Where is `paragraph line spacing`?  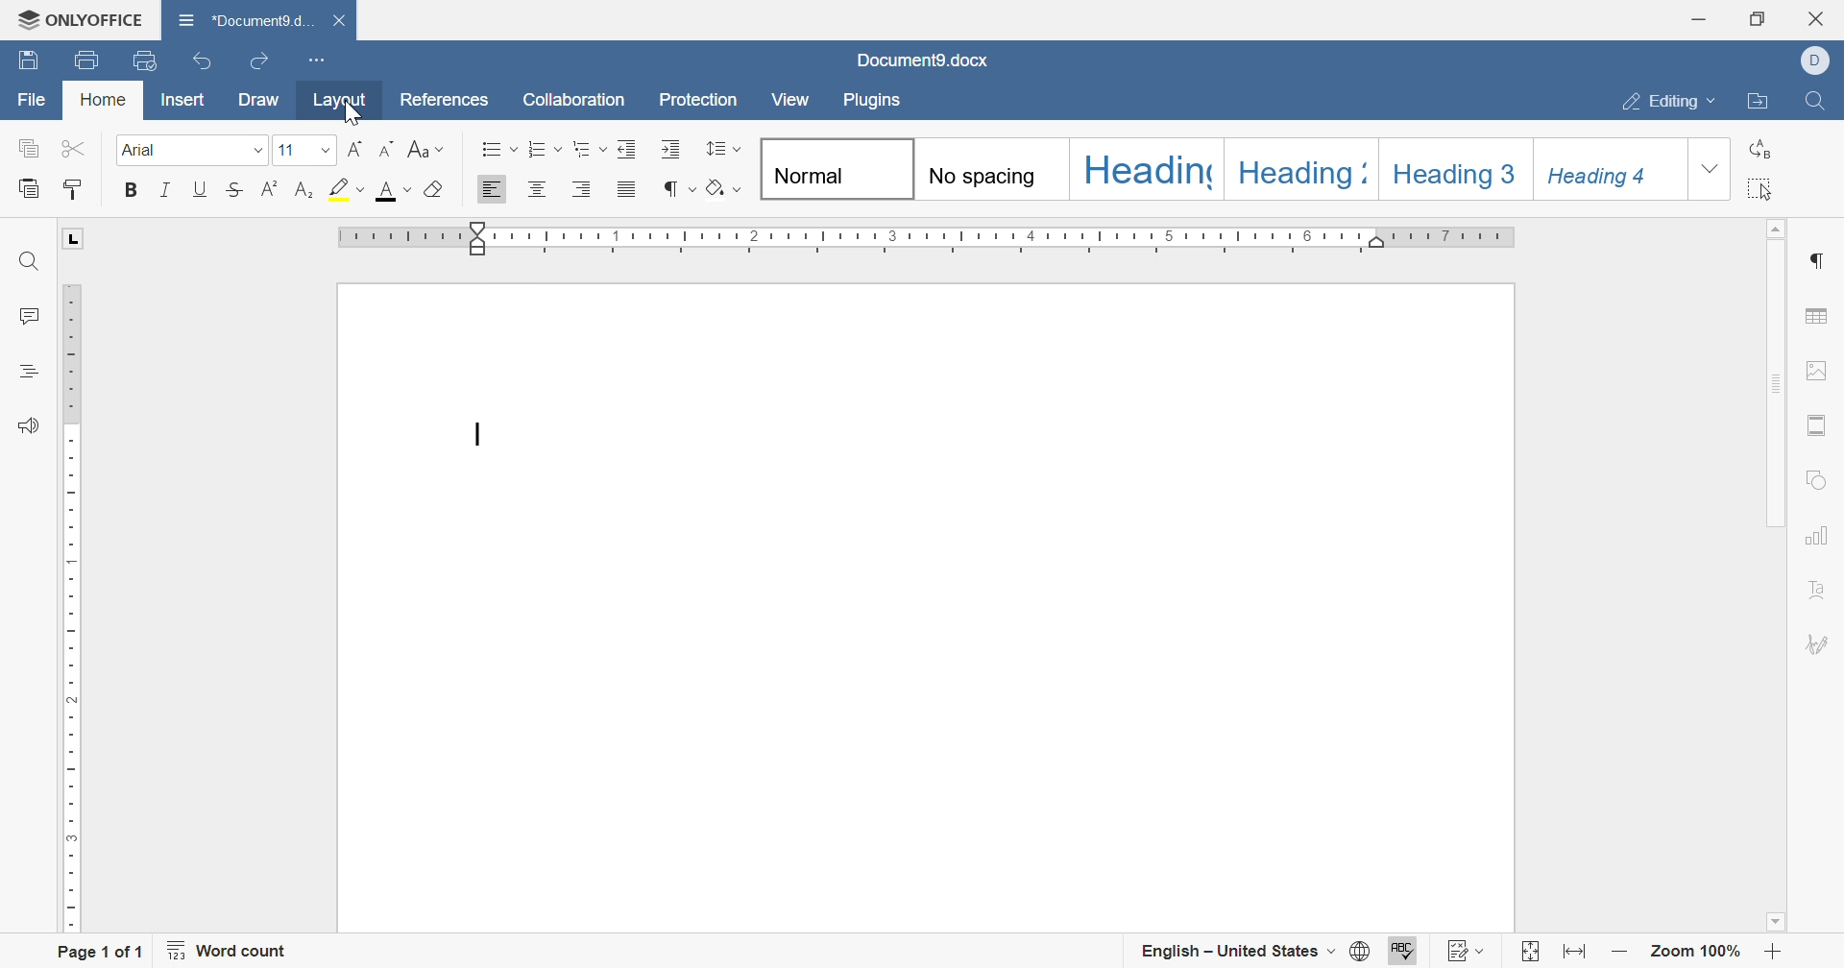 paragraph line spacing is located at coordinates (727, 148).